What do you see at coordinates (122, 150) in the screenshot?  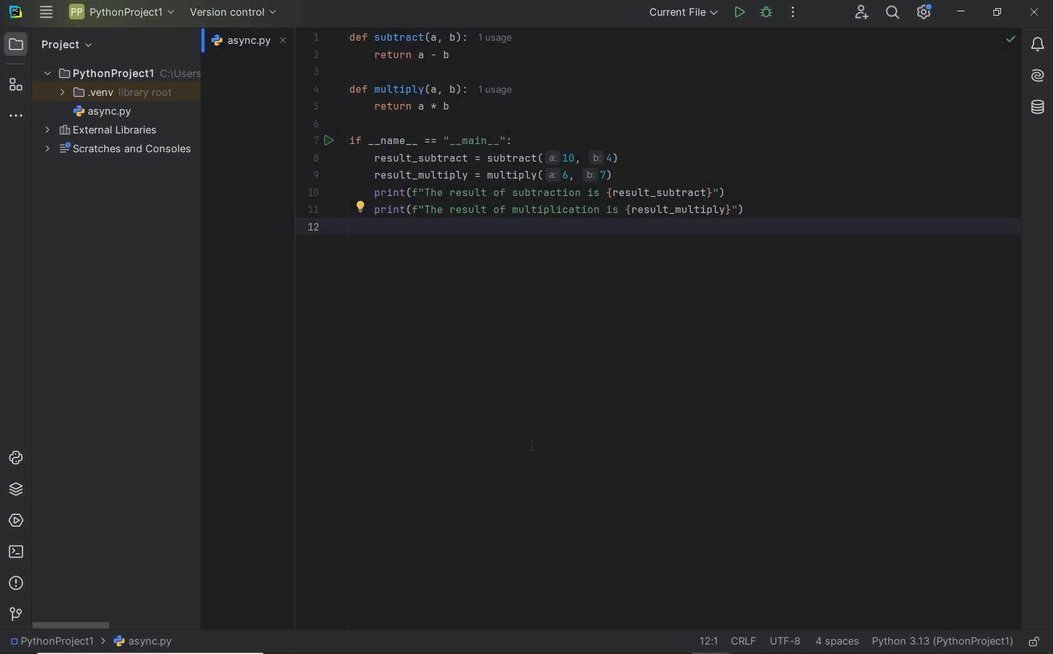 I see `scratches and consoles` at bounding box center [122, 150].